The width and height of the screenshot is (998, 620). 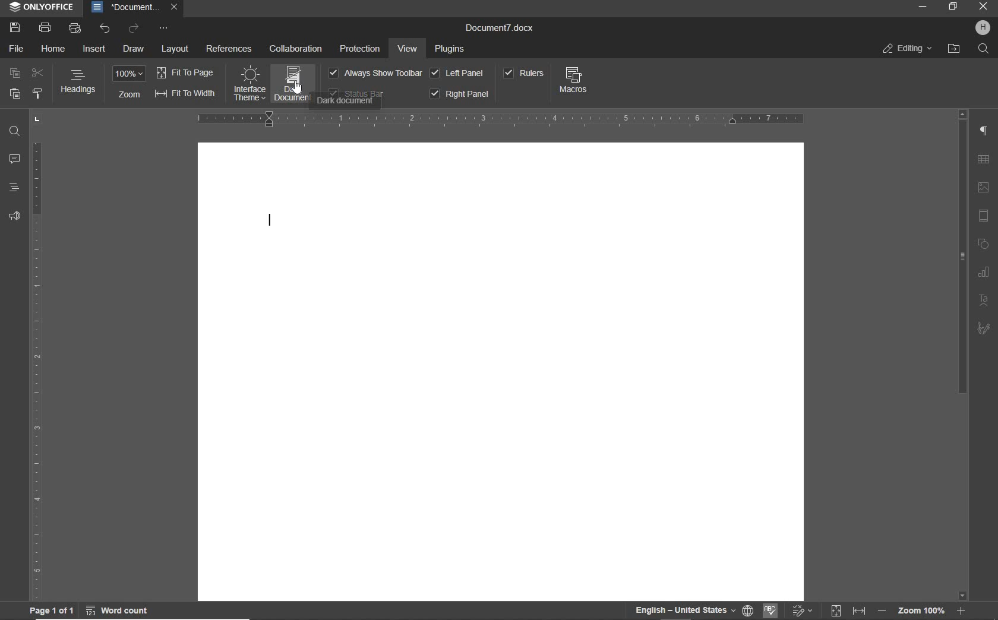 What do you see at coordinates (771, 610) in the screenshot?
I see `SPELL CHECKING` at bounding box center [771, 610].